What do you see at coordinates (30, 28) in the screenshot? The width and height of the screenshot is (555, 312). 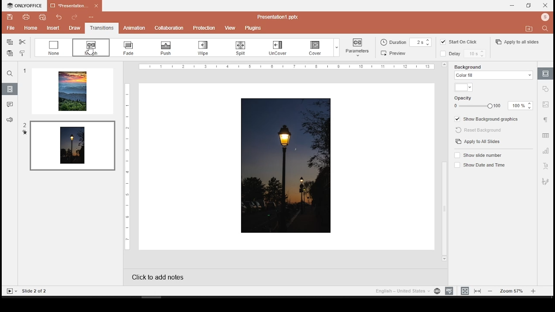 I see `quick print` at bounding box center [30, 28].